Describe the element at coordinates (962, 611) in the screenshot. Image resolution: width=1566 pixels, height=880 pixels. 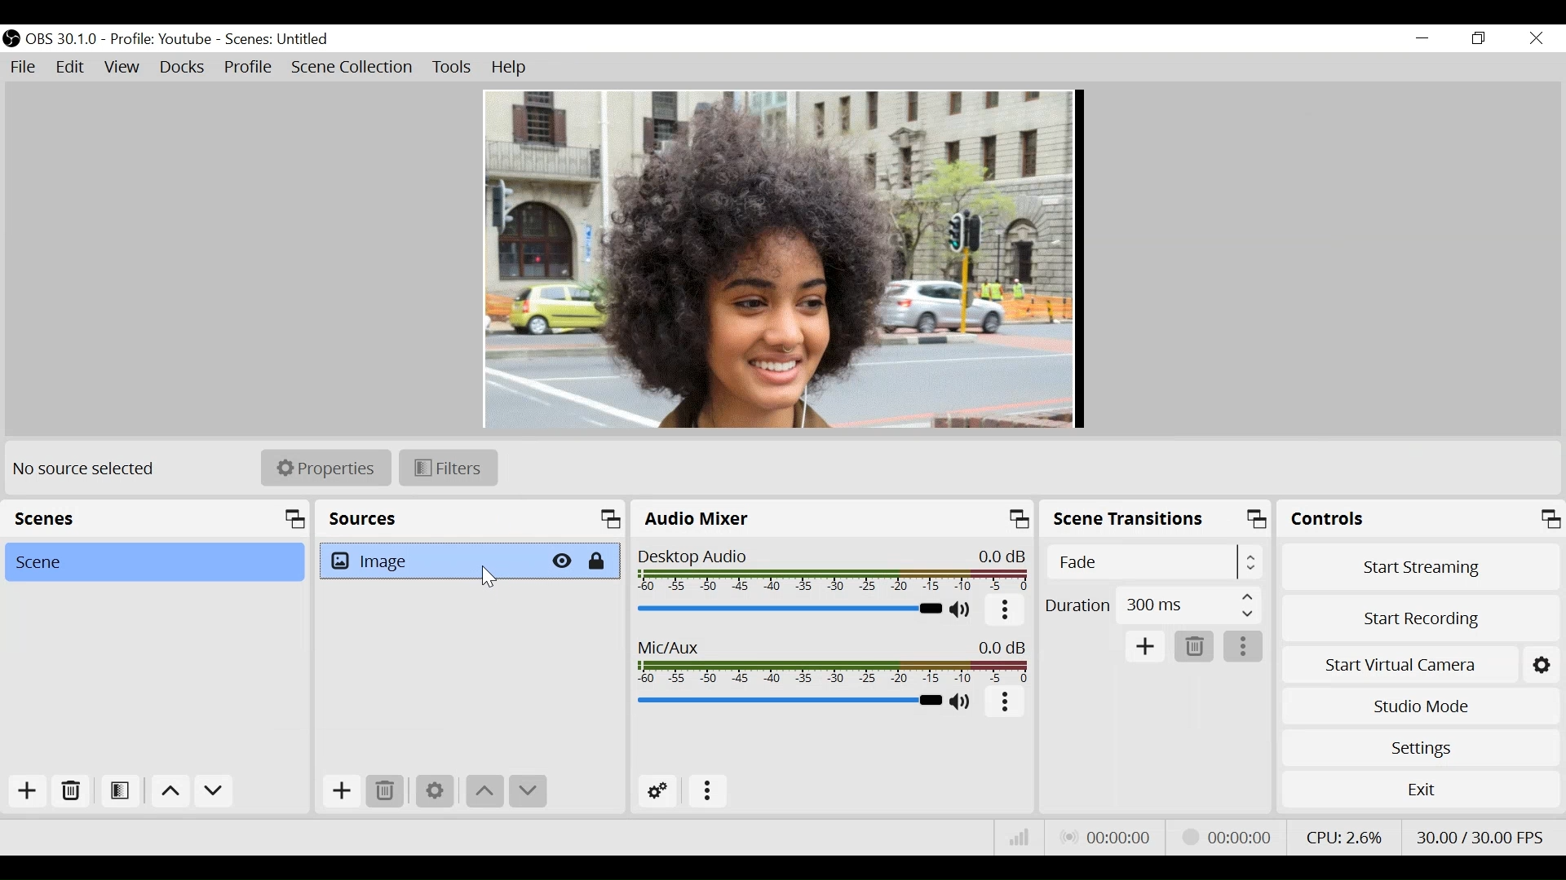
I see `(un)mute` at that location.